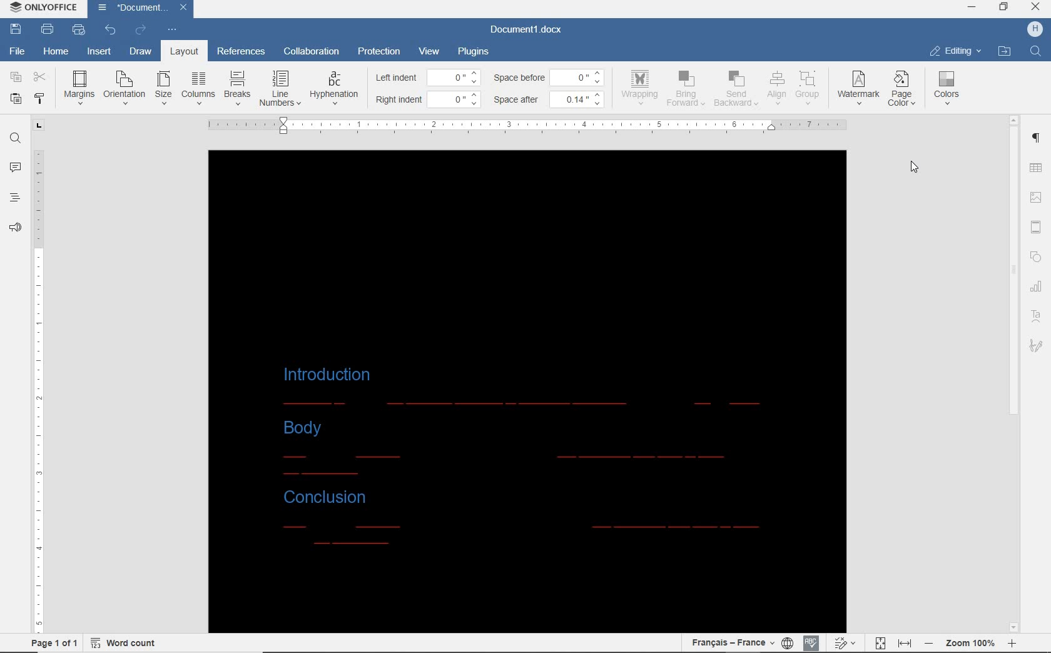  Describe the element at coordinates (55, 53) in the screenshot. I see `home` at that location.